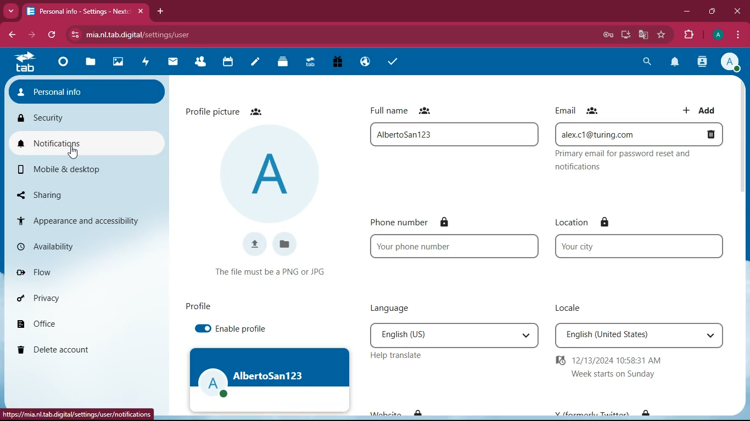 This screenshot has height=421, width=750. What do you see at coordinates (703, 61) in the screenshot?
I see `activity` at bounding box center [703, 61].